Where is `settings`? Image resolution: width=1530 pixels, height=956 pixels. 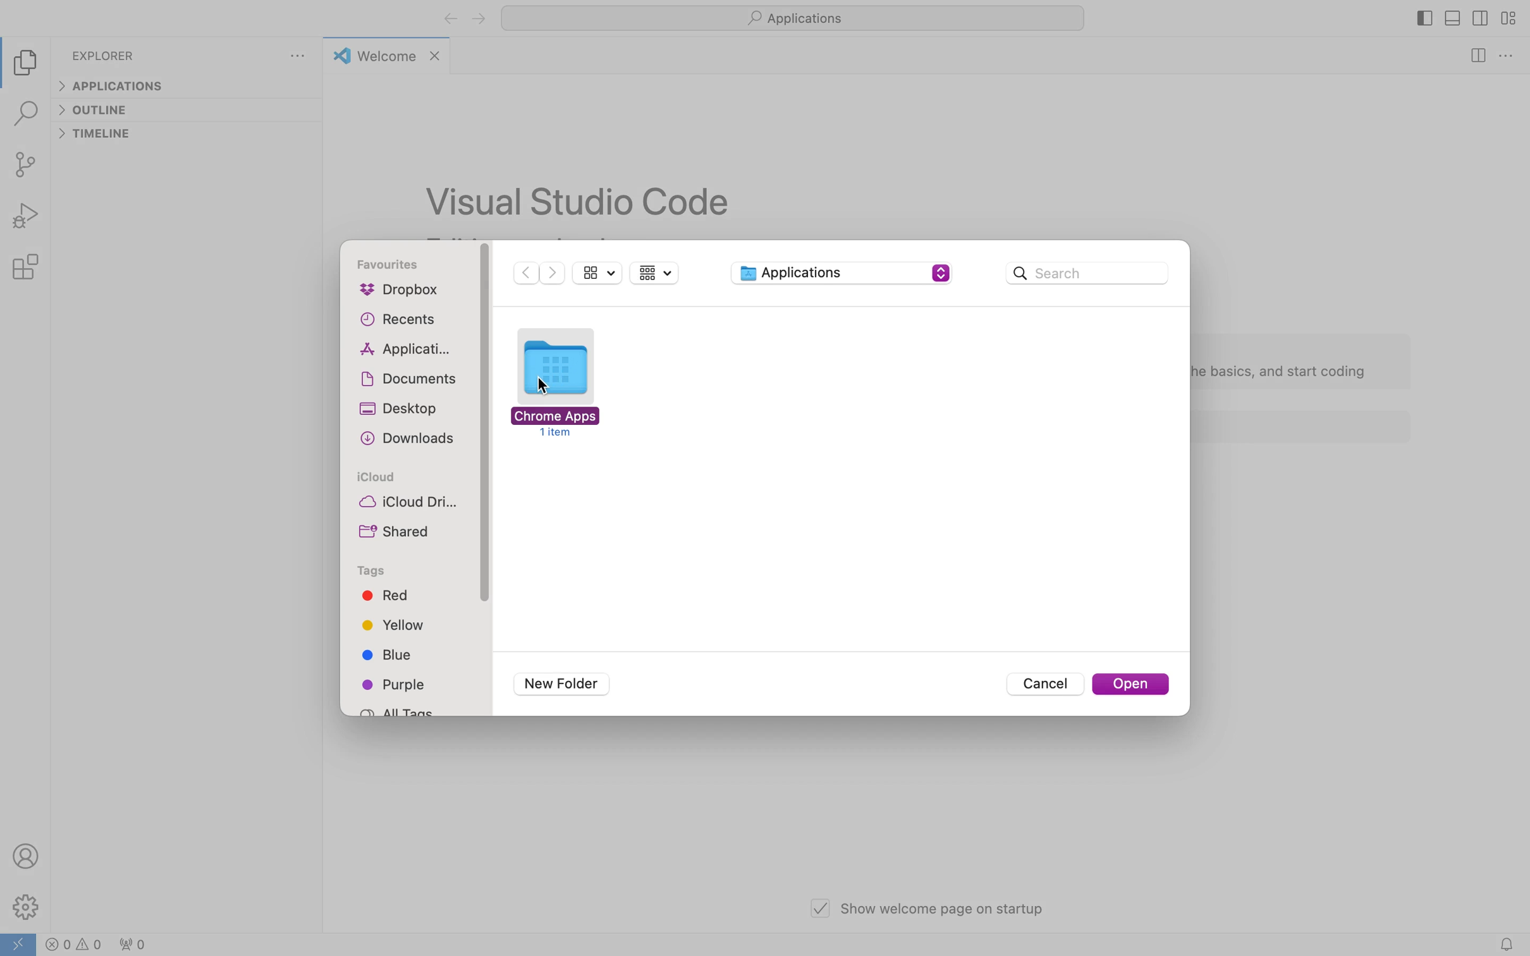
settings is located at coordinates (28, 907).